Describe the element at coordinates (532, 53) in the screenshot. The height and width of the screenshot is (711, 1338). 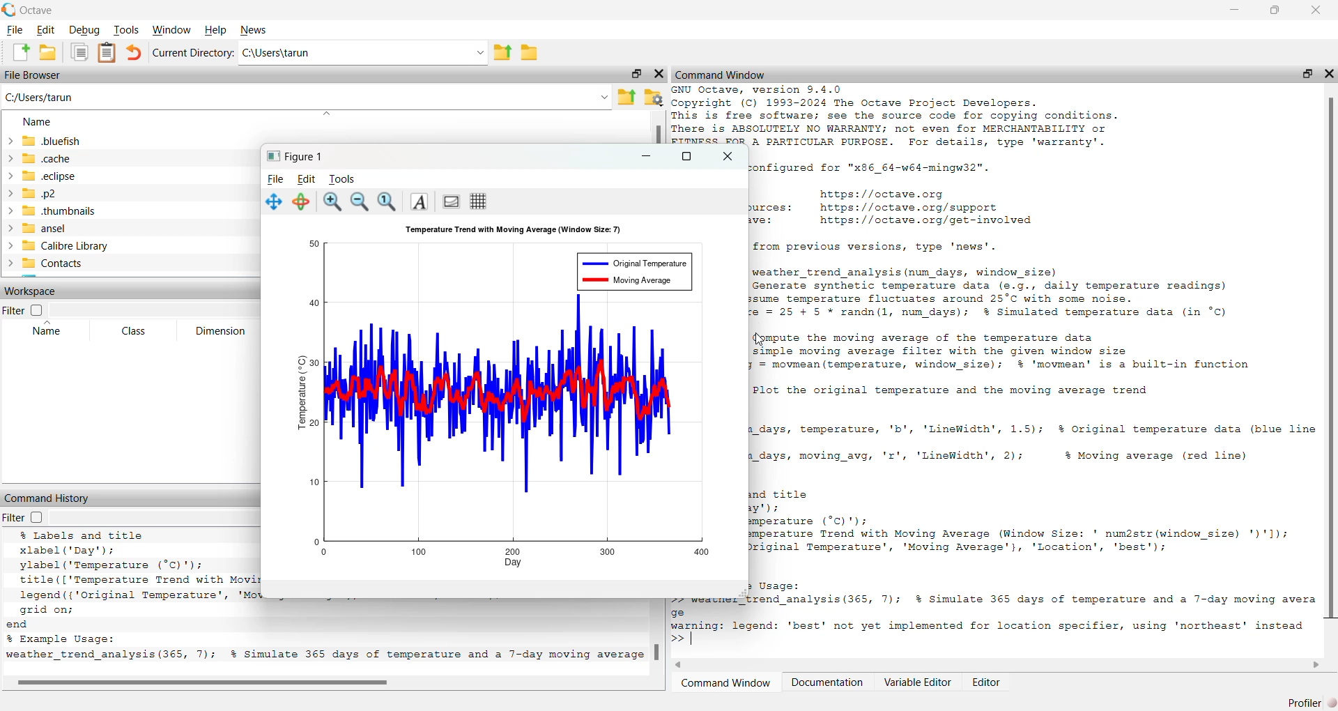
I see `Create a folder` at that location.